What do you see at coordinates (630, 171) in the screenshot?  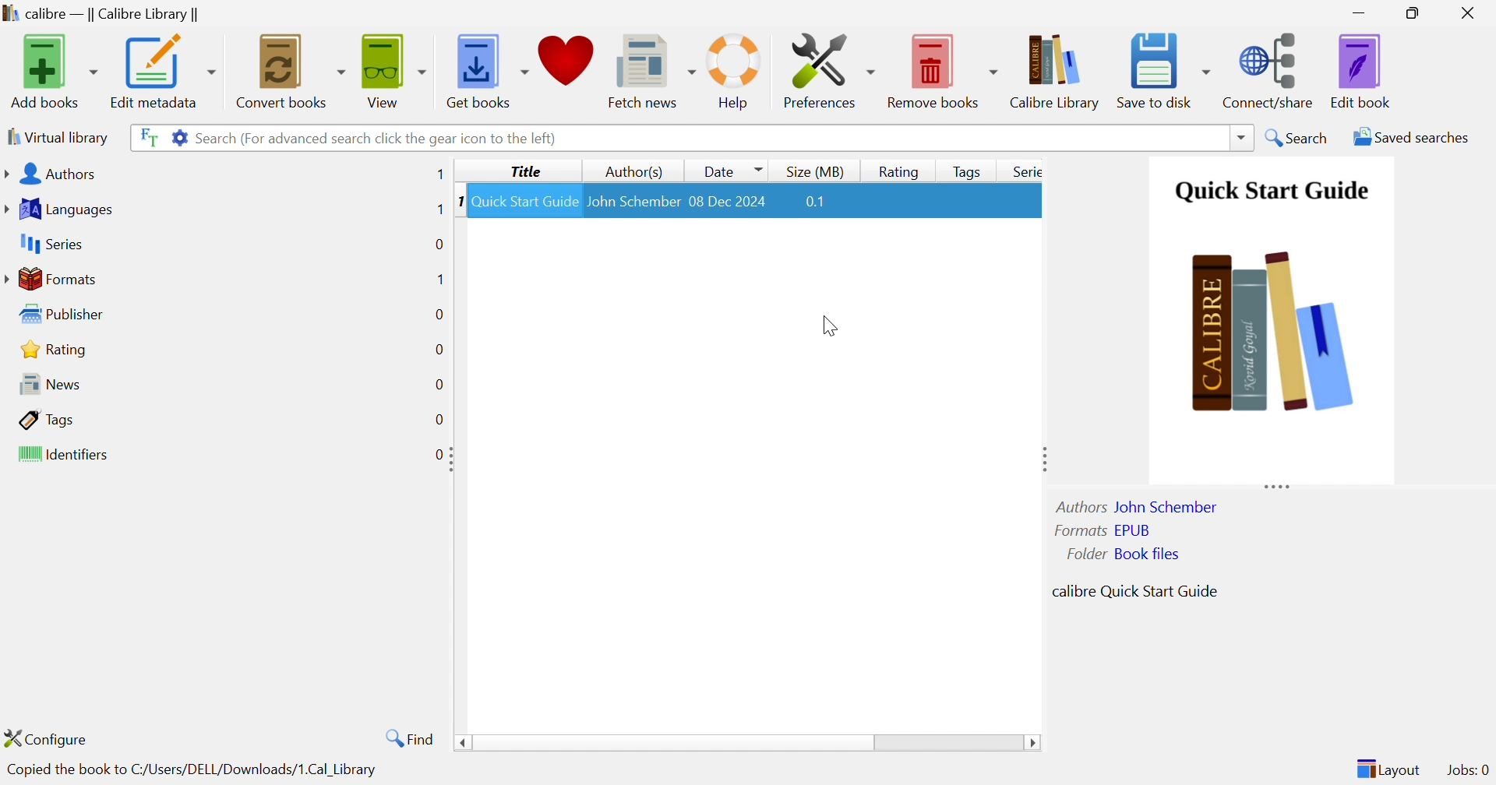 I see `Author(s)` at bounding box center [630, 171].